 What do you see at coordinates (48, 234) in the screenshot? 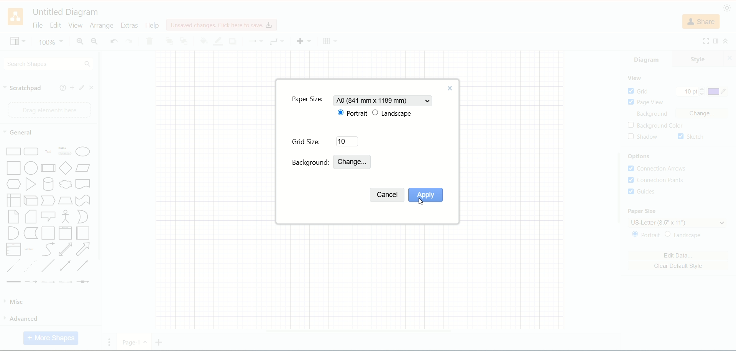
I see `Container` at bounding box center [48, 234].